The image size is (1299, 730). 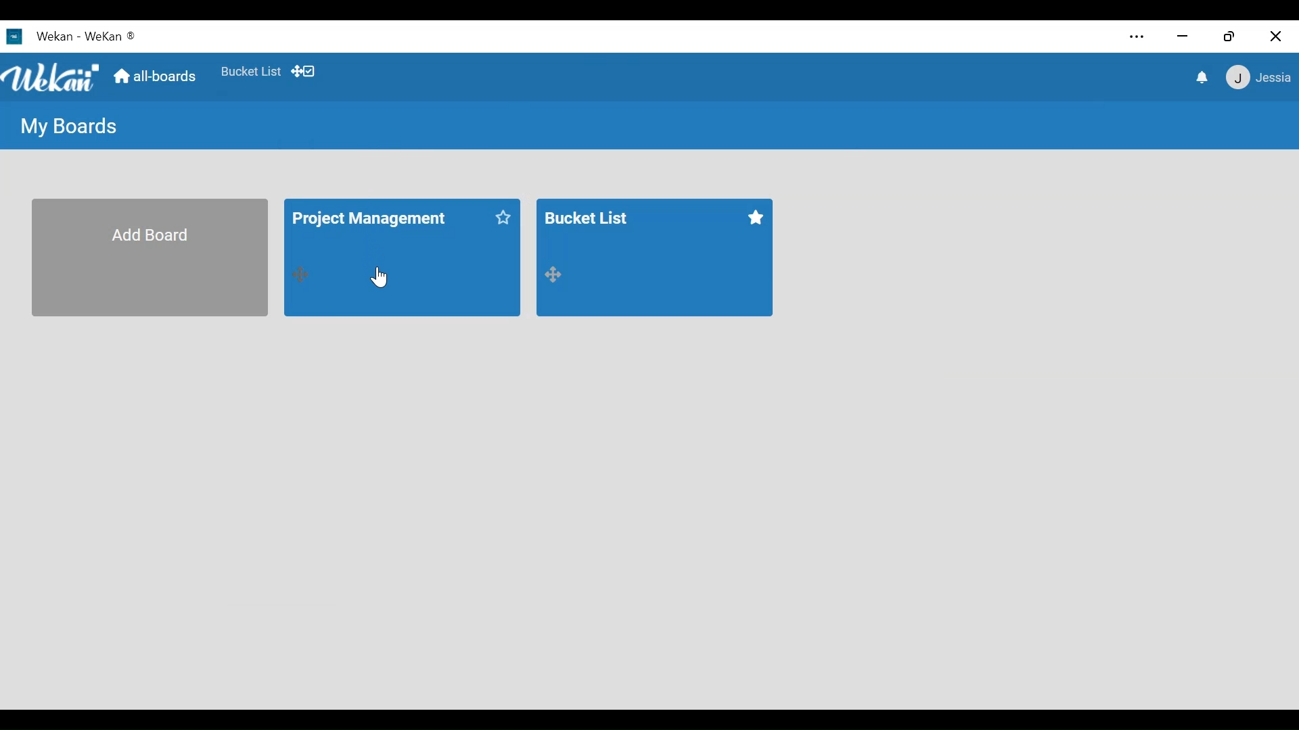 I want to click on board title, so click(x=382, y=219).